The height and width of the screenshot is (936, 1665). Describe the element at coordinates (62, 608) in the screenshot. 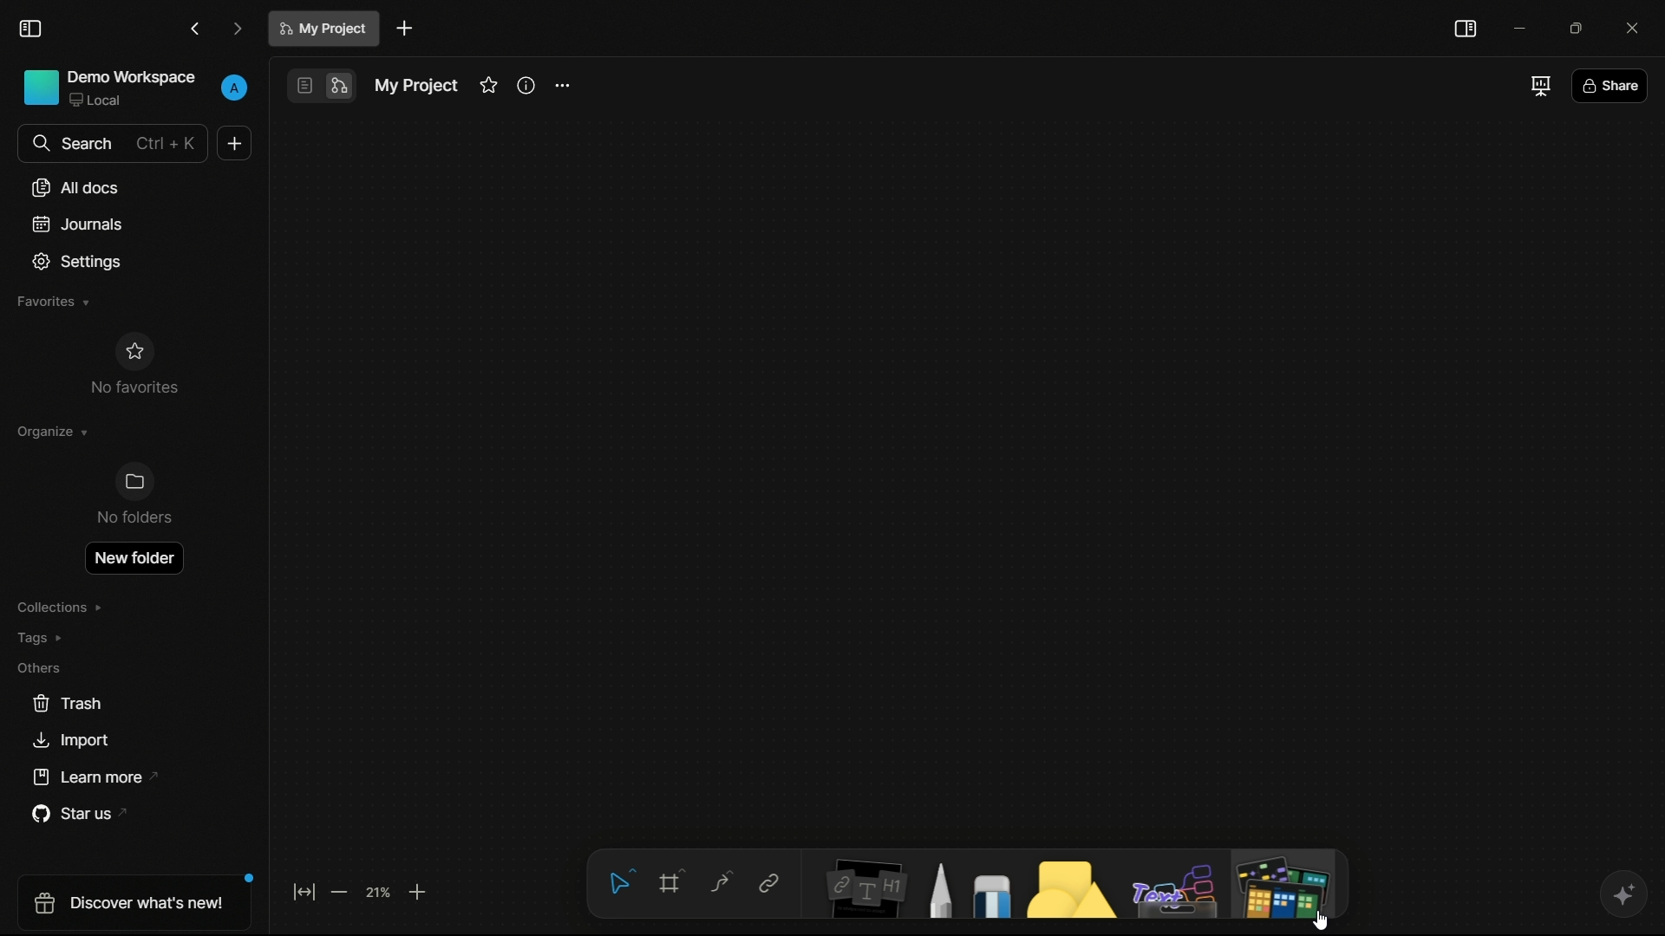

I see `collections` at that location.